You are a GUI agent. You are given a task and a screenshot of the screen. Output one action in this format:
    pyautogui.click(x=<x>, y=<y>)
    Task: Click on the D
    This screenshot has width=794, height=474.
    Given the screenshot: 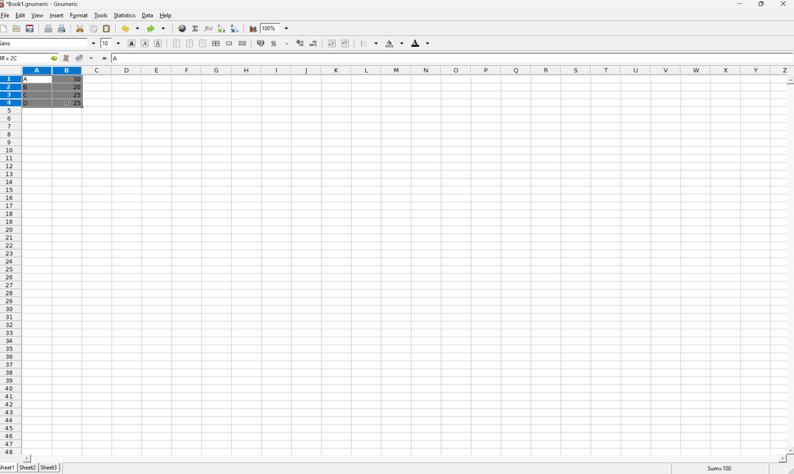 What is the action you would take?
    pyautogui.click(x=28, y=103)
    